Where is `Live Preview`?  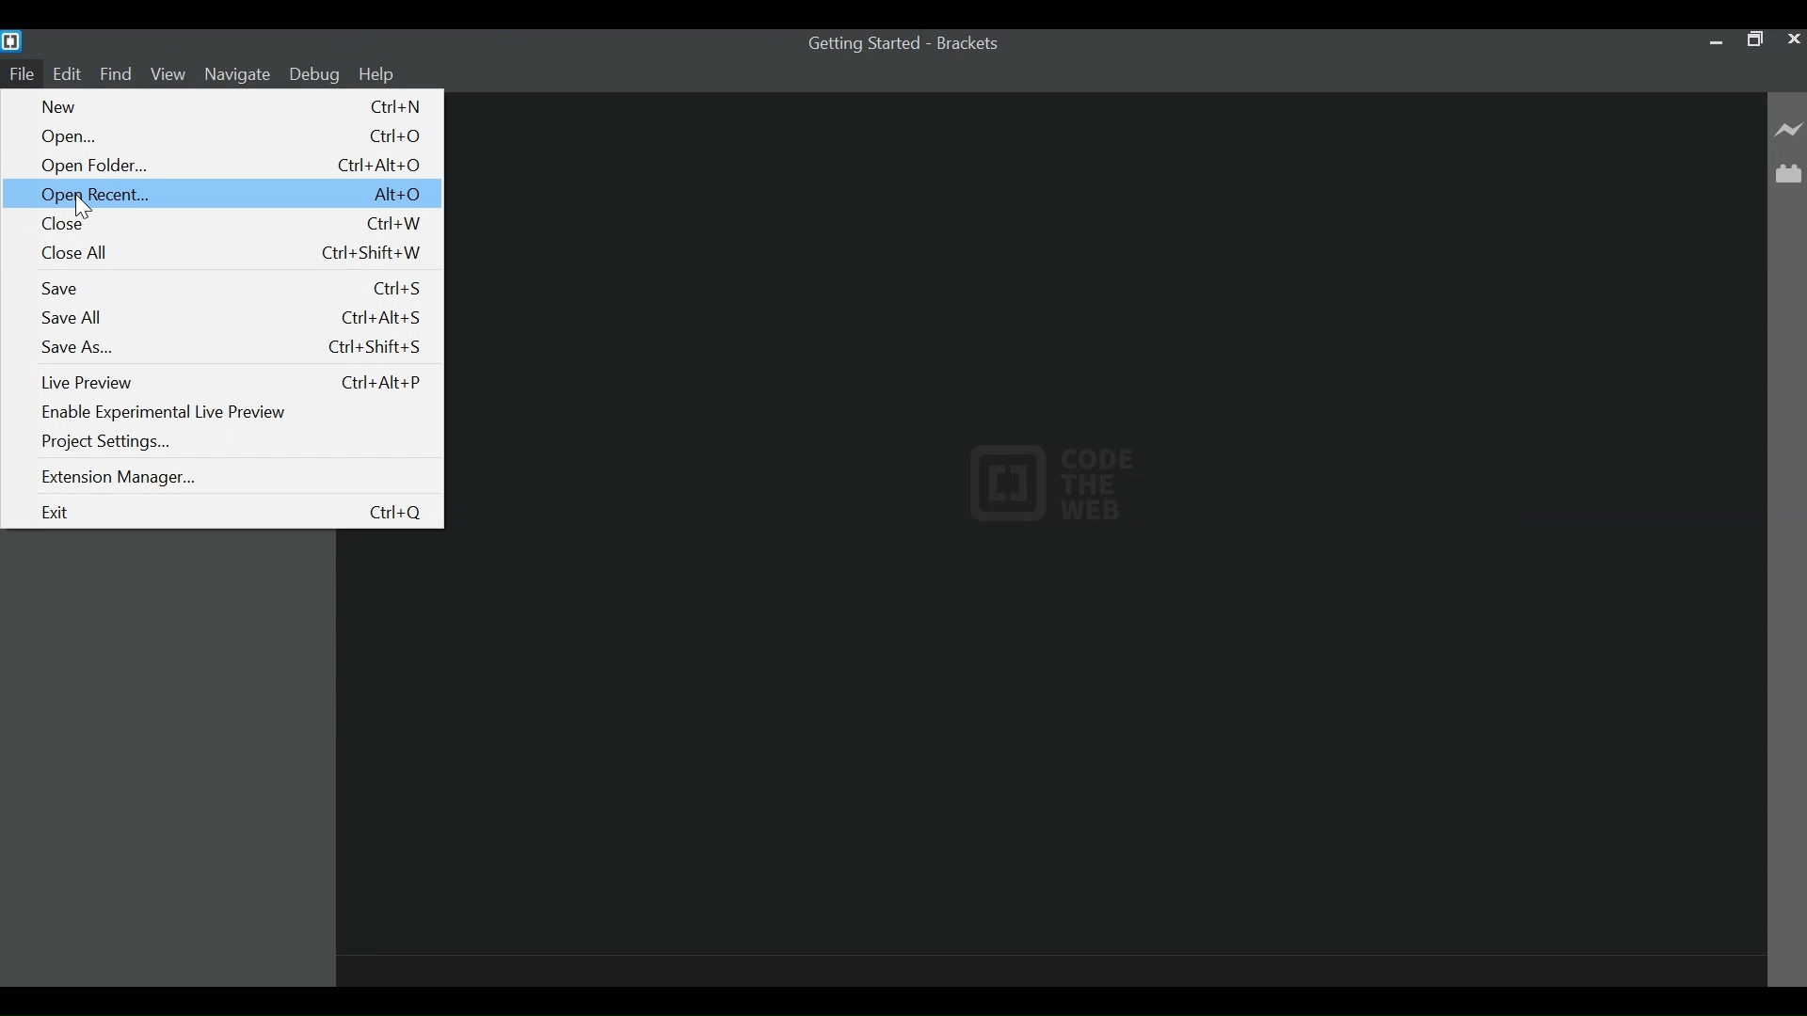
Live Preview is located at coordinates (234, 383).